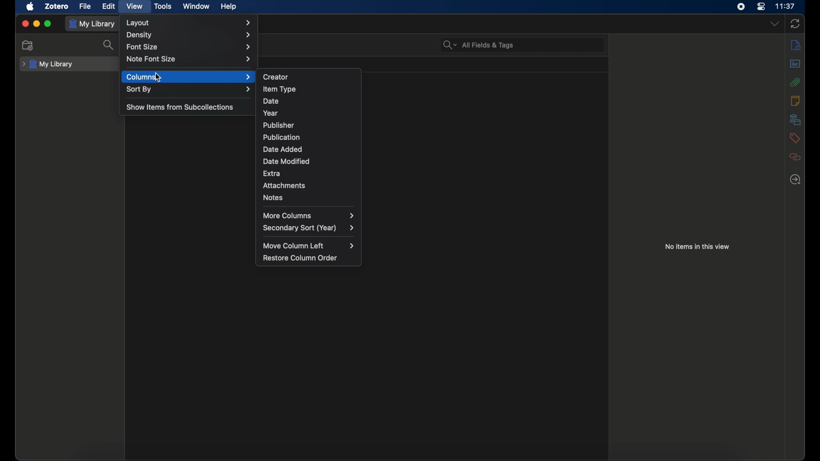 The width and height of the screenshot is (820, 461). I want to click on abstract, so click(795, 63).